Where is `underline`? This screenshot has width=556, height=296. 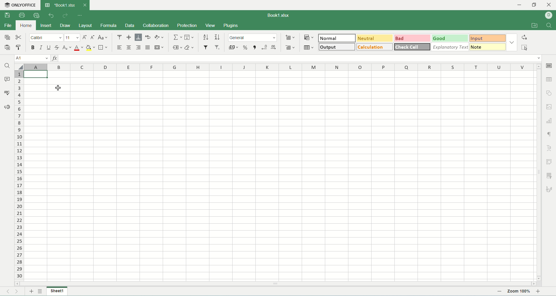 underline is located at coordinates (48, 48).